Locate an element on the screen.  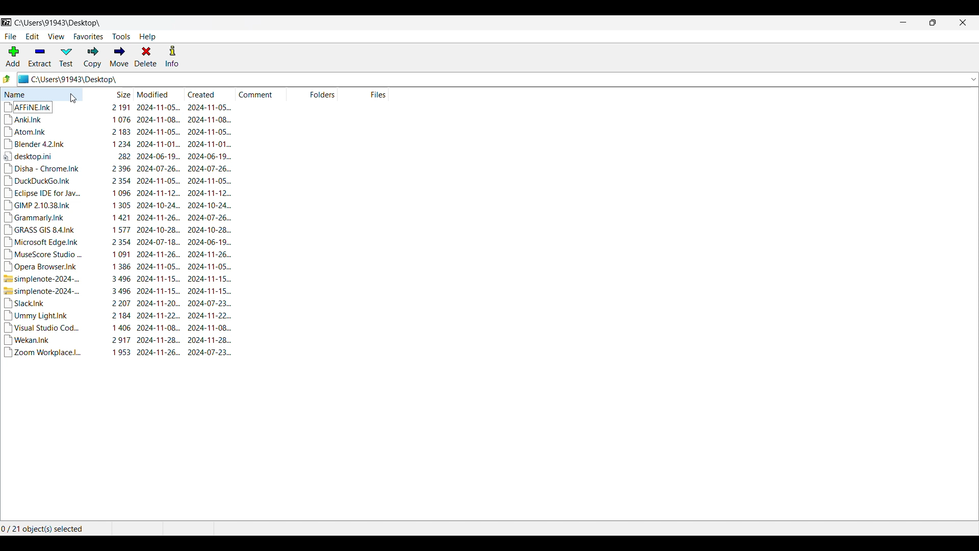
Comment  is located at coordinates (261, 94).